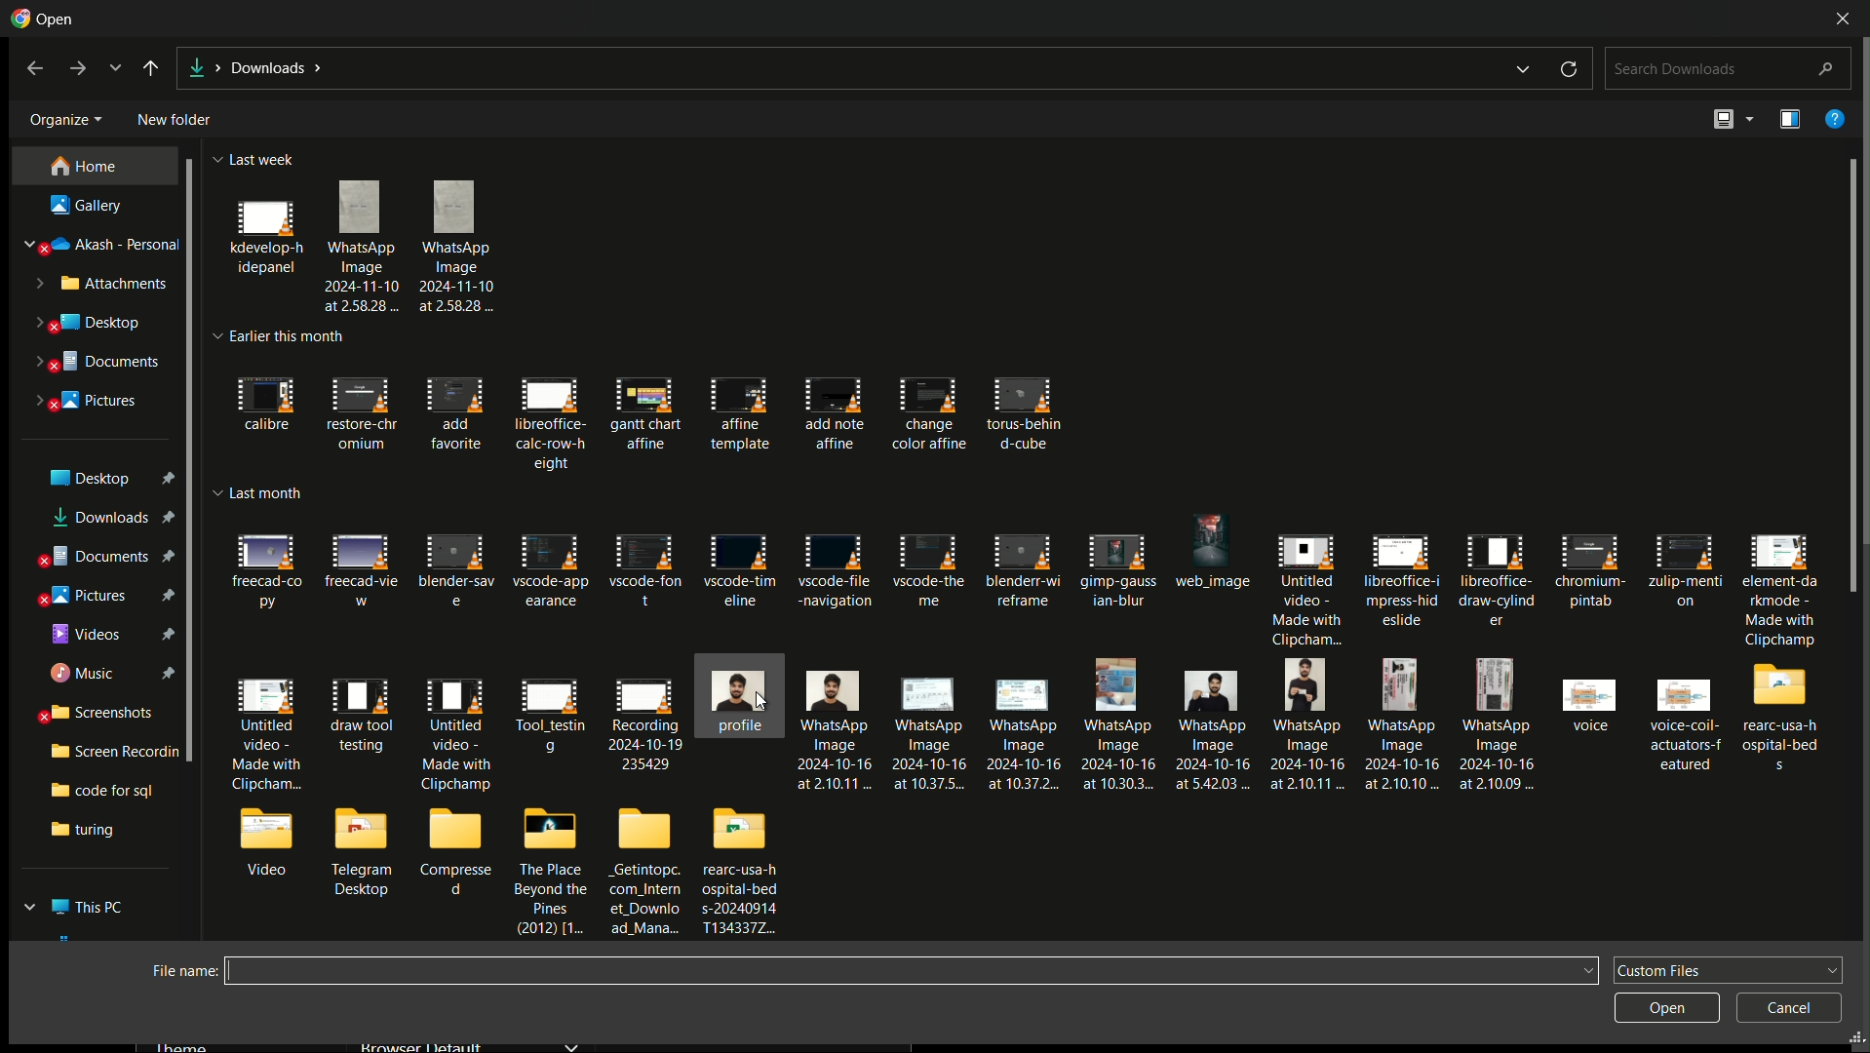 The height and width of the screenshot is (1053, 1870). I want to click on screen recording, so click(112, 752).